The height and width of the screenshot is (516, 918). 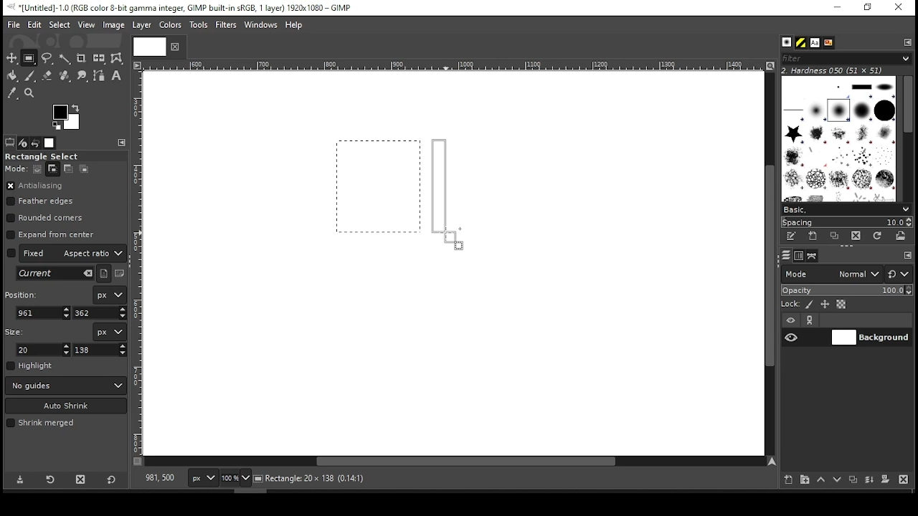 I want to click on tools, so click(x=200, y=26).